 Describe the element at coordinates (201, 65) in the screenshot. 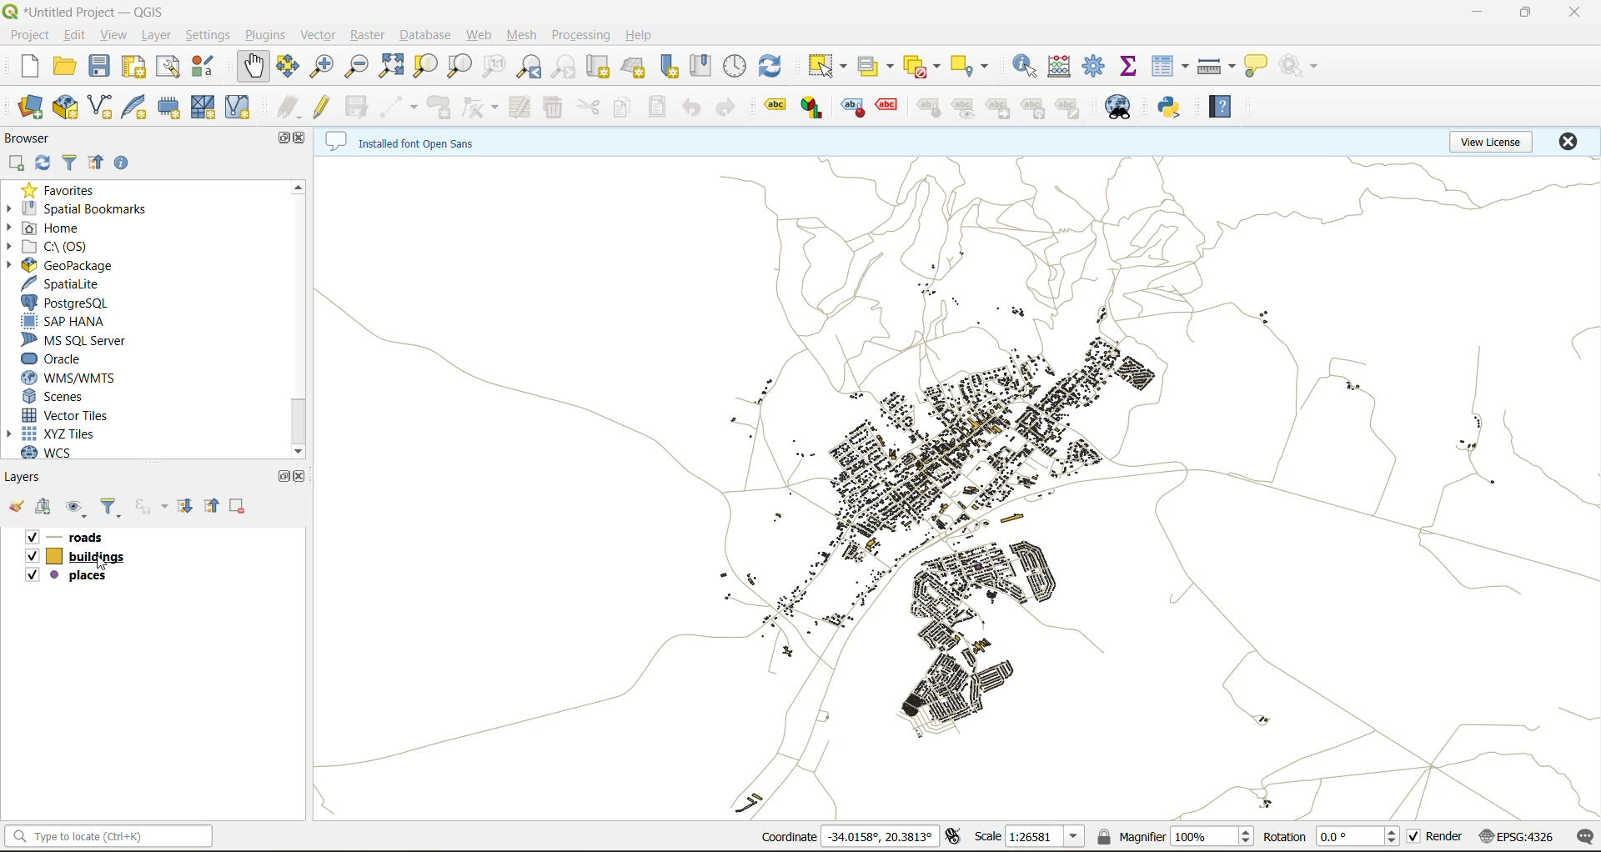

I see `style manager` at that location.